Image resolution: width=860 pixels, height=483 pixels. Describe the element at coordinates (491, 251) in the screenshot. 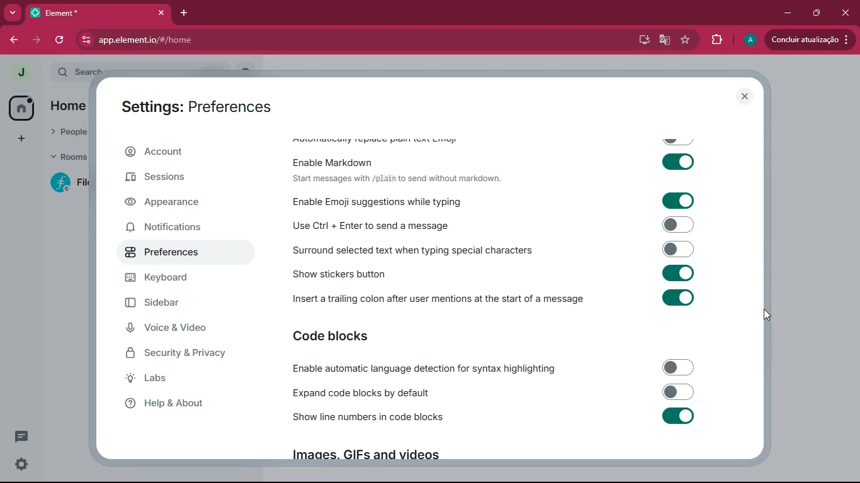

I see `Surround selected text when typing special characters` at that location.